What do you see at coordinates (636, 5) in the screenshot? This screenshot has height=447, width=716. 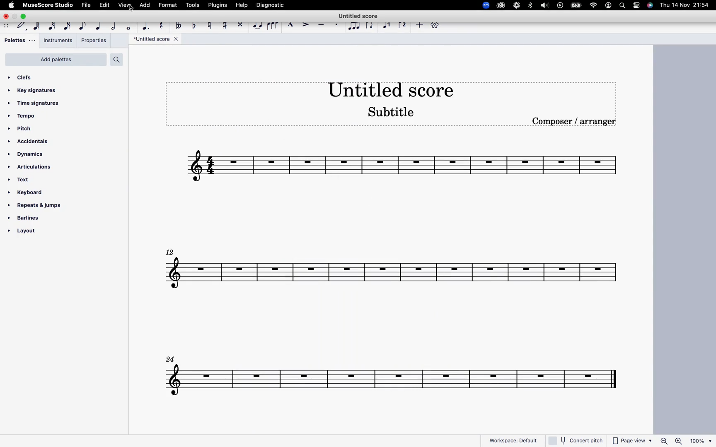 I see `settings` at bounding box center [636, 5].